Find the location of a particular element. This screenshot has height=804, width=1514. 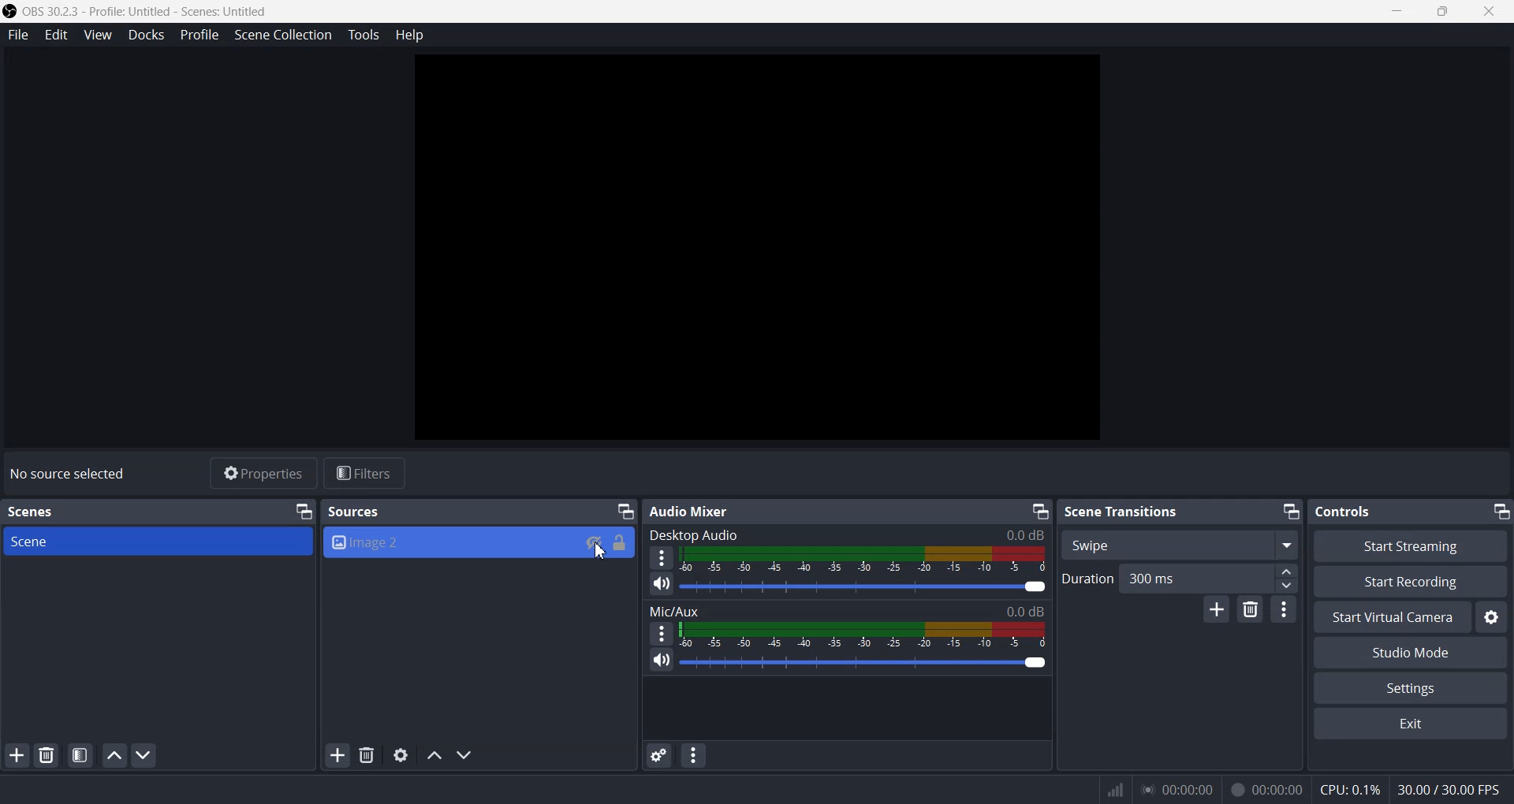

Minimize is located at coordinates (625, 510).